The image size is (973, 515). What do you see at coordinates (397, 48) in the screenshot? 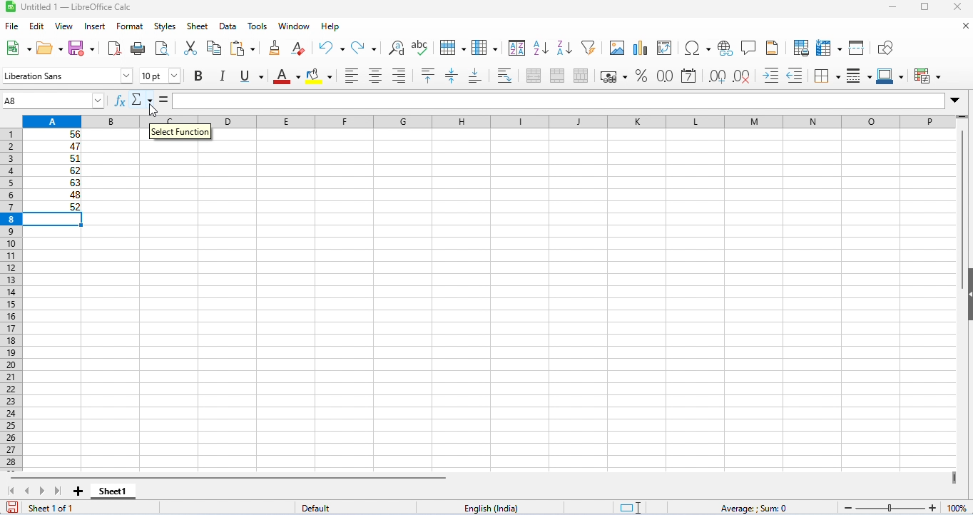
I see `find and replace` at bounding box center [397, 48].